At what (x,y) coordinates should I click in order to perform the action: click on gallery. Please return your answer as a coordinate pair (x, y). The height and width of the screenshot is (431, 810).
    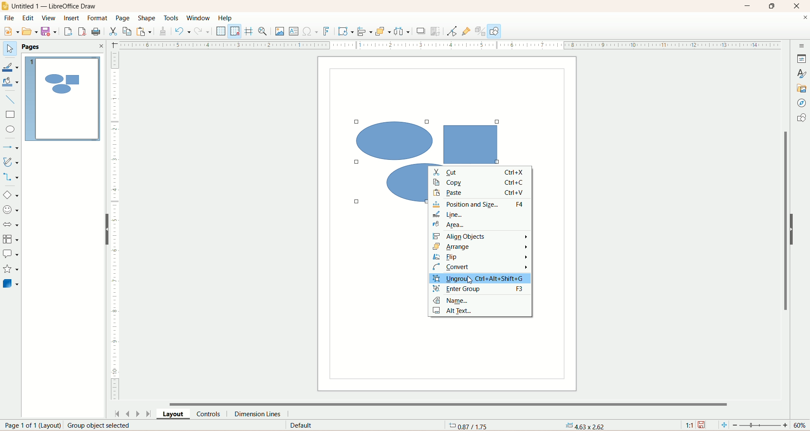
    Looking at the image, I should click on (802, 89).